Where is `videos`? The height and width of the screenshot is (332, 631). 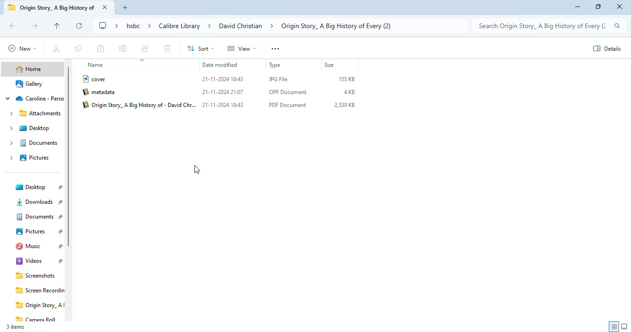 videos is located at coordinates (36, 261).